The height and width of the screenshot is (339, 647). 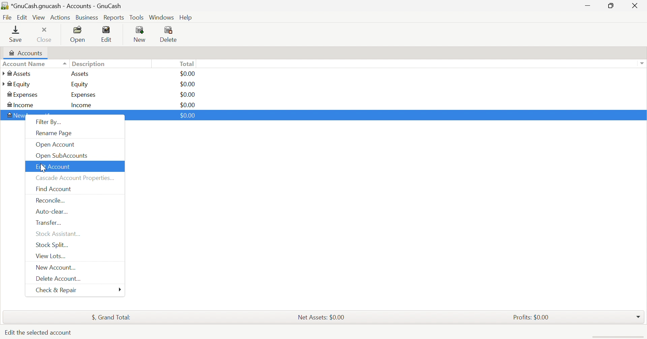 What do you see at coordinates (55, 144) in the screenshot?
I see `Open Account` at bounding box center [55, 144].